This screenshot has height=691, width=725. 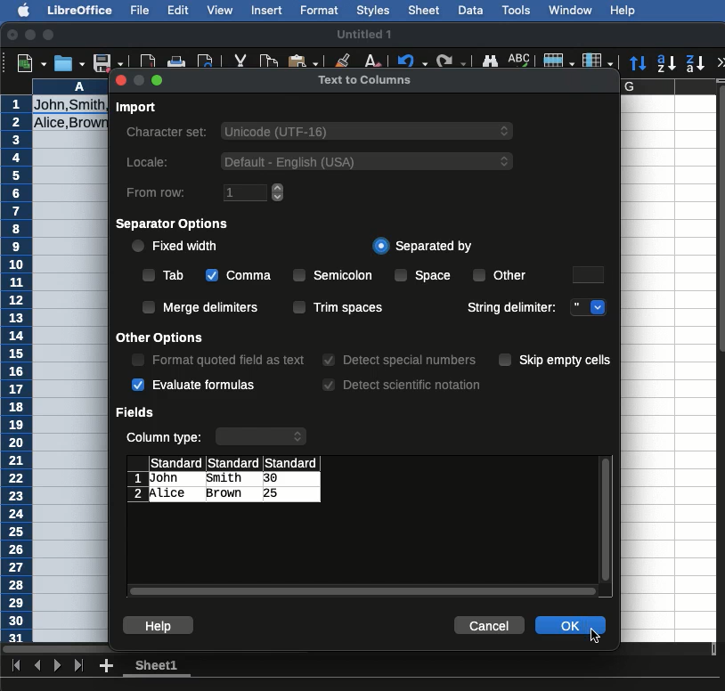 What do you see at coordinates (503, 274) in the screenshot?
I see `Other` at bounding box center [503, 274].